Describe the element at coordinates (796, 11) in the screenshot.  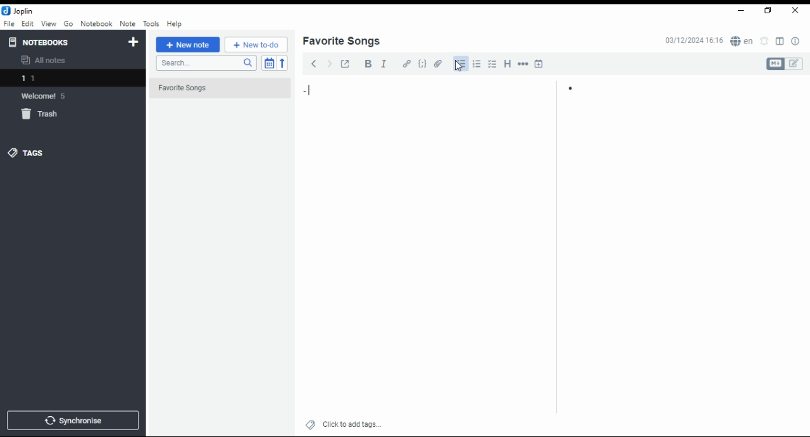
I see `close window` at that location.